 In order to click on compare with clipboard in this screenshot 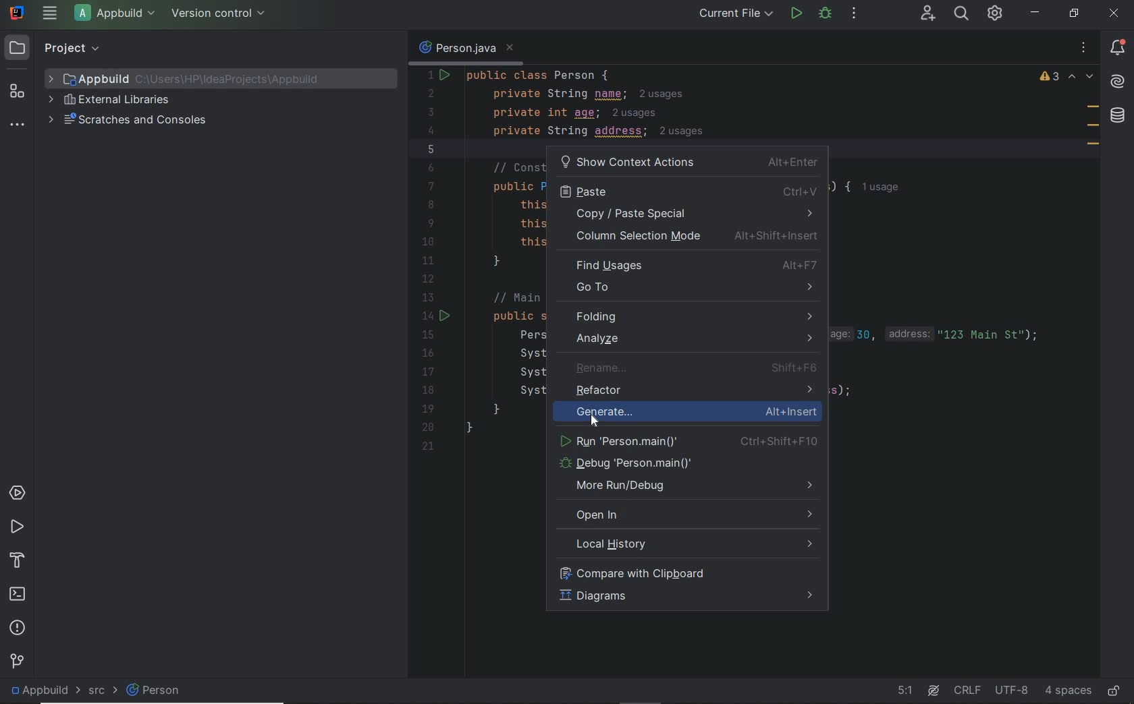, I will do `click(684, 572)`.